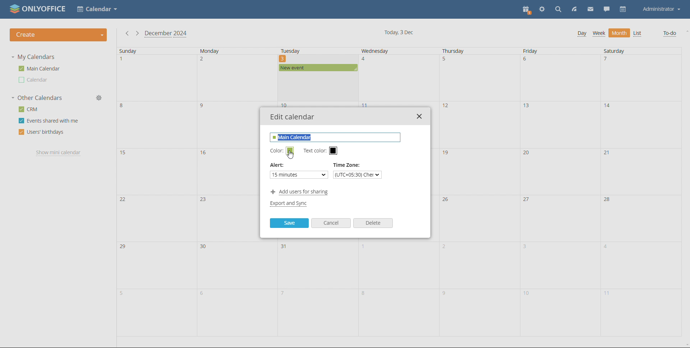  I want to click on sunday, so click(149, 51).